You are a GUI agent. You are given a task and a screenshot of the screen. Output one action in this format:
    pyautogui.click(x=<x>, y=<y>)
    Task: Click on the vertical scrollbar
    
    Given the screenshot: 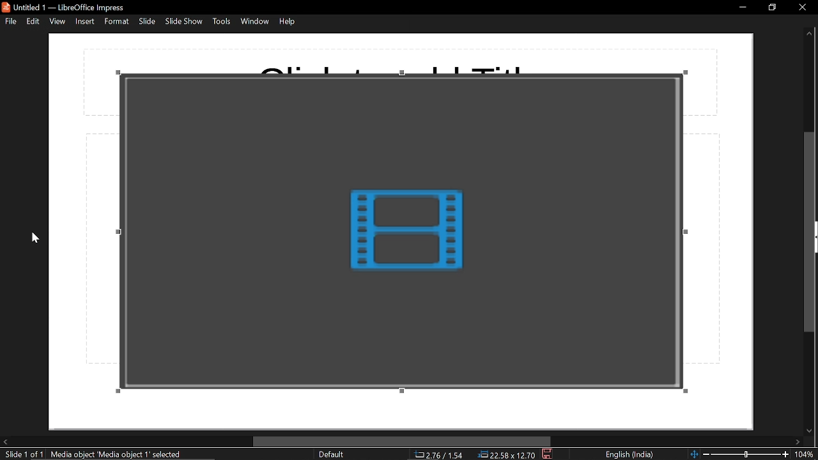 What is the action you would take?
    pyautogui.click(x=812, y=231)
    